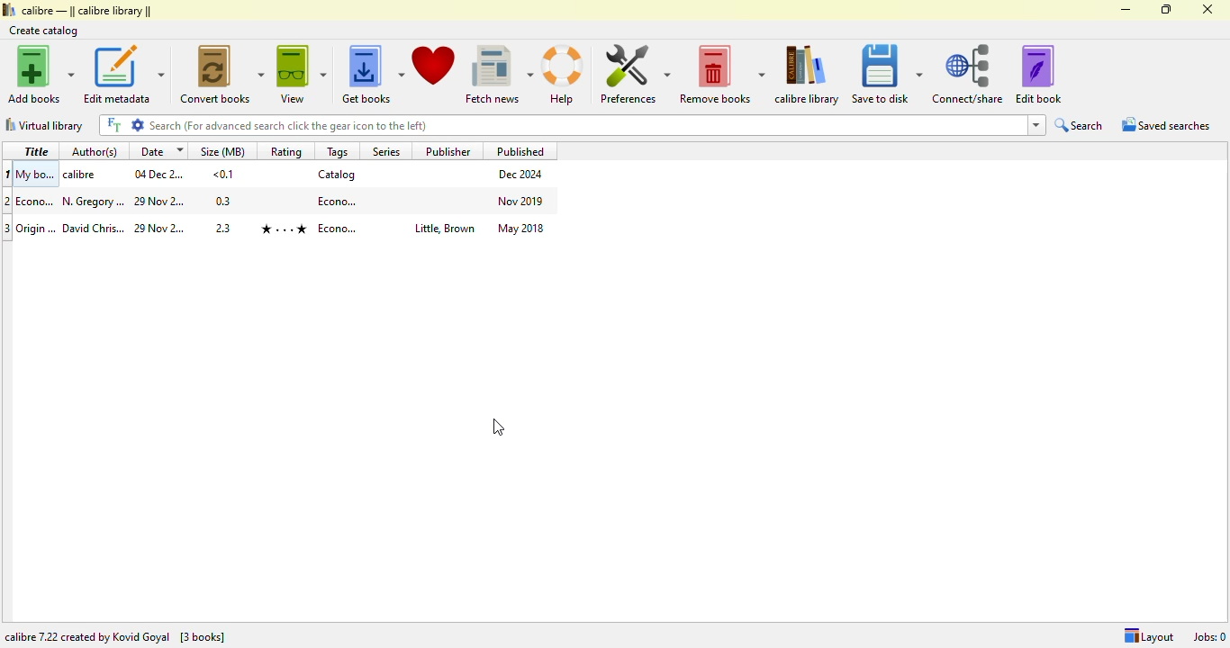 This screenshot has height=648, width=1230. Describe the element at coordinates (448, 150) in the screenshot. I see `publisher` at that location.